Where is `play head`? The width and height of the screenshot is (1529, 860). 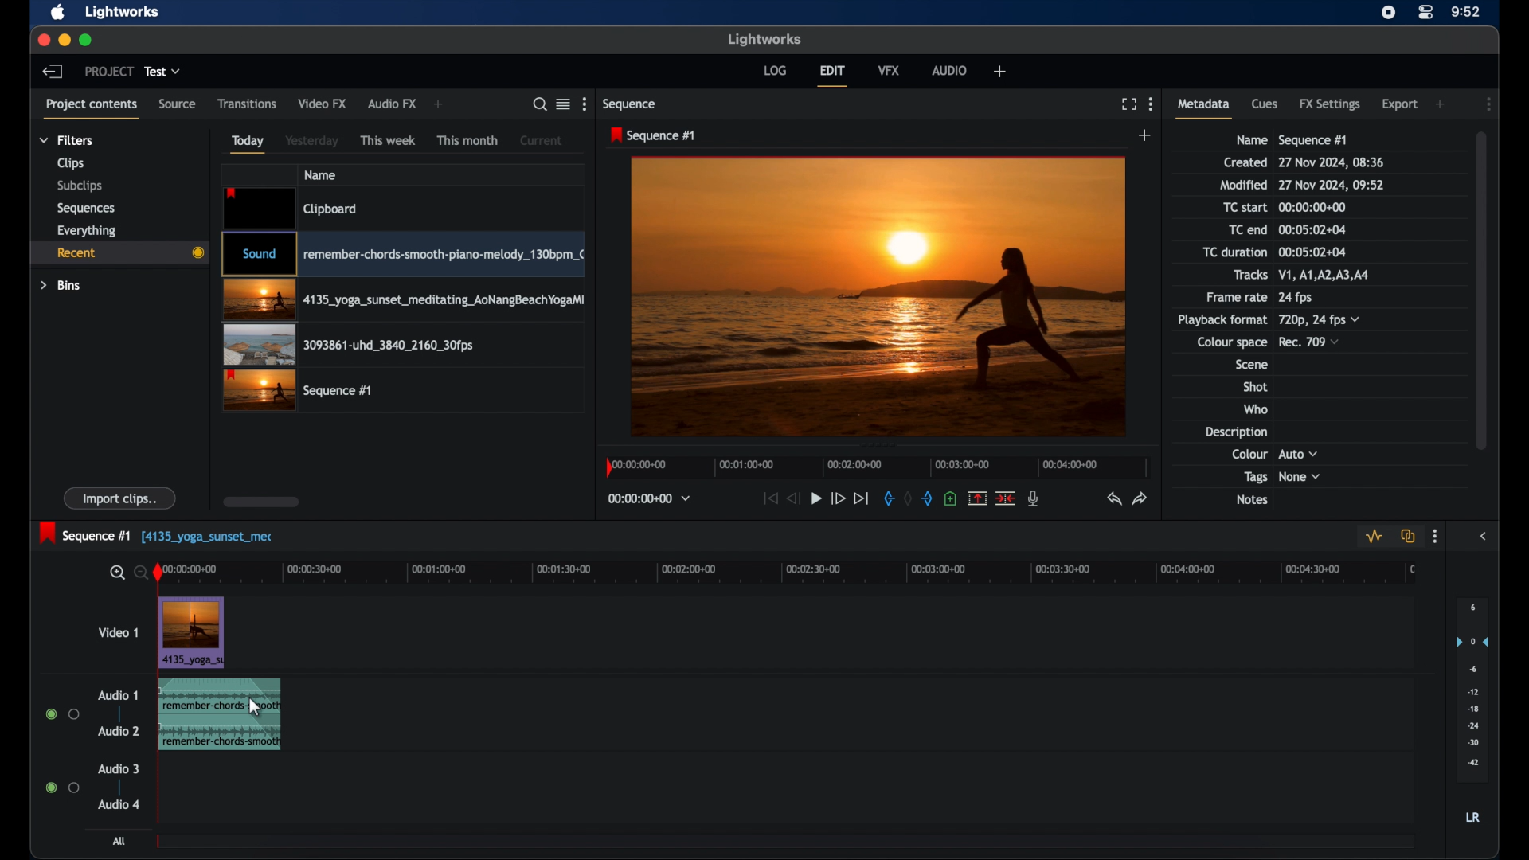 play head is located at coordinates (158, 573).